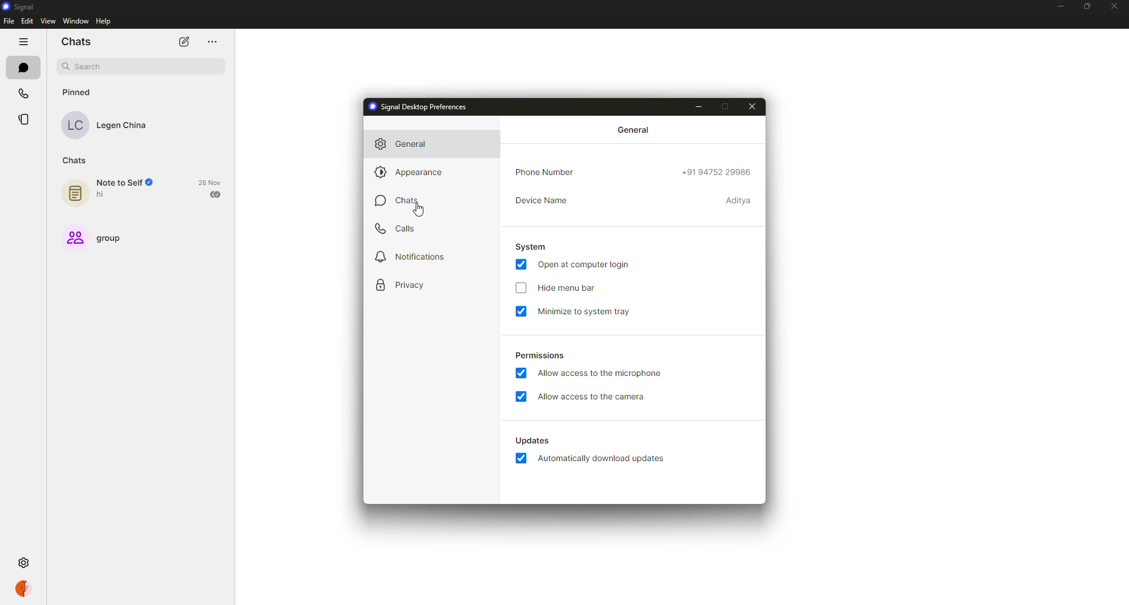  I want to click on appearance, so click(408, 173).